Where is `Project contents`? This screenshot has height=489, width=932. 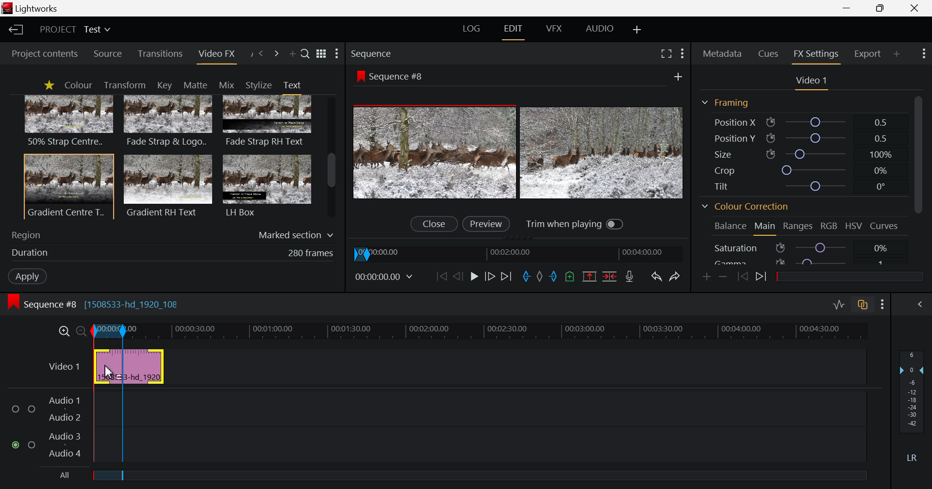 Project contents is located at coordinates (44, 53).